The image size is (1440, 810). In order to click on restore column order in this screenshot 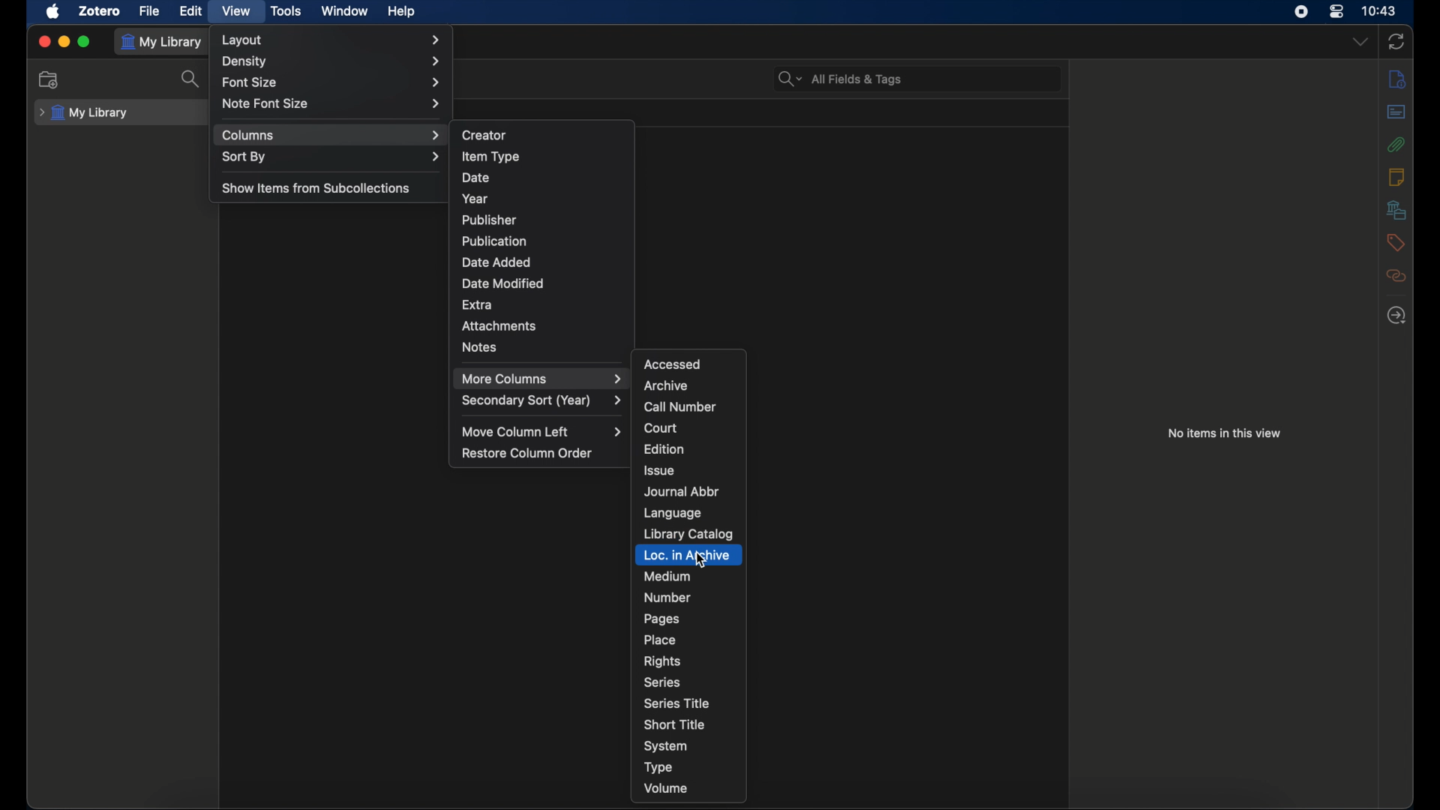, I will do `click(529, 454)`.